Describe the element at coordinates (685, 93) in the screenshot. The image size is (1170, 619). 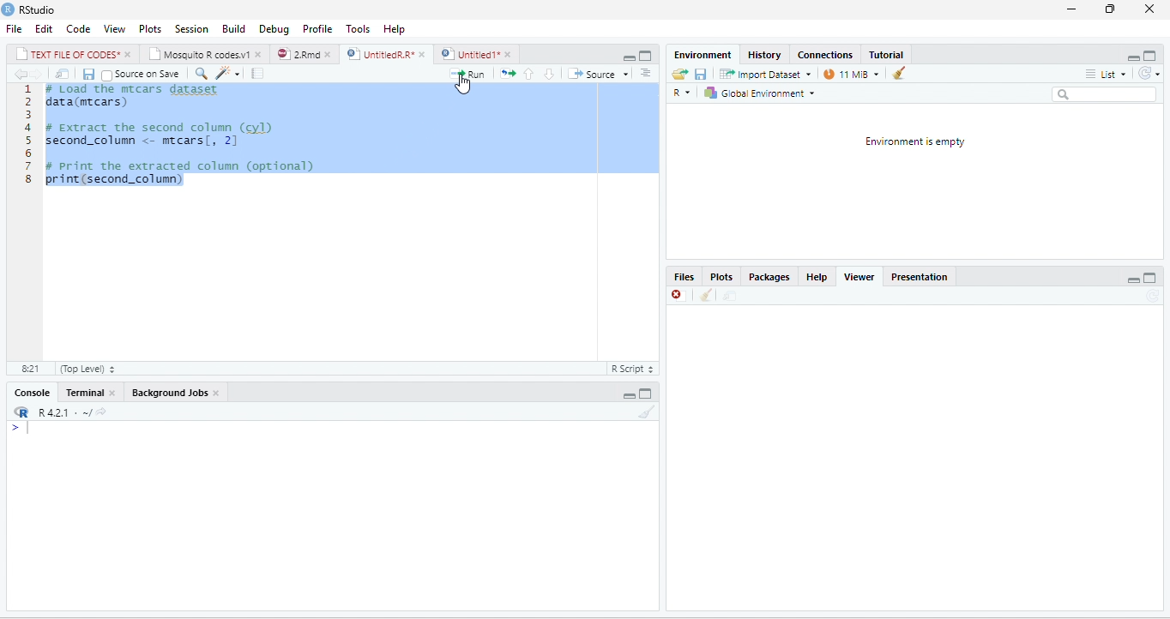
I see `R` at that location.